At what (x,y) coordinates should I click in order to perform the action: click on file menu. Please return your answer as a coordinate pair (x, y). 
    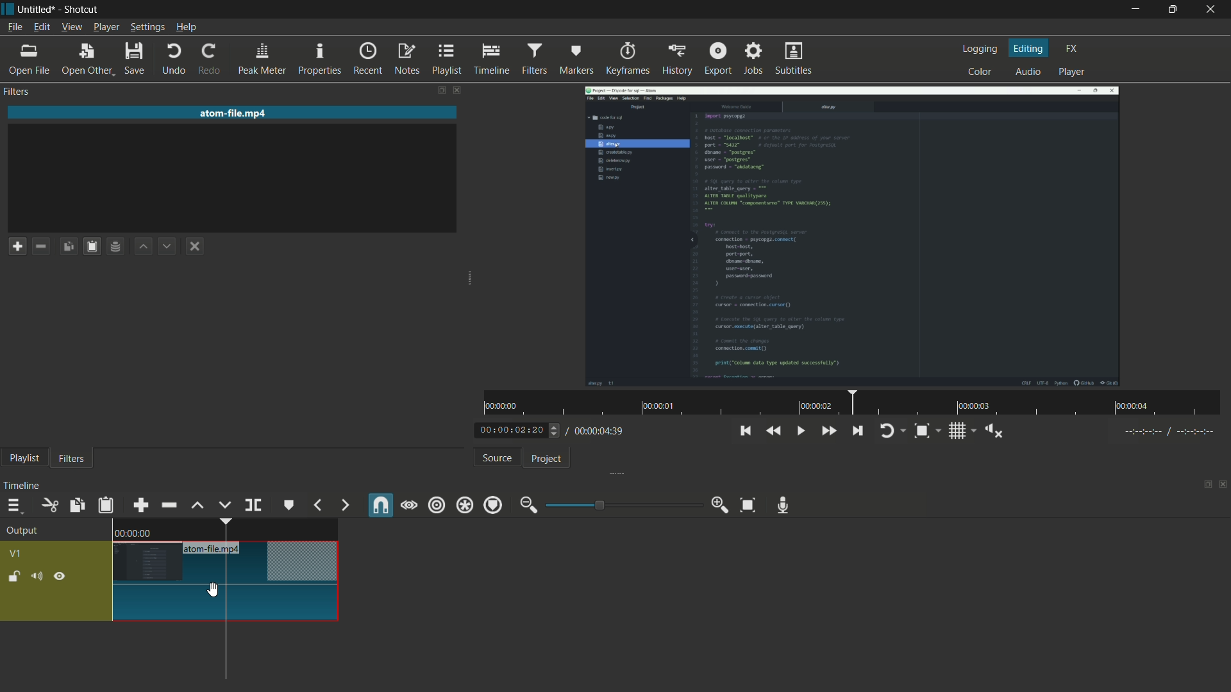
    Looking at the image, I should click on (15, 28).